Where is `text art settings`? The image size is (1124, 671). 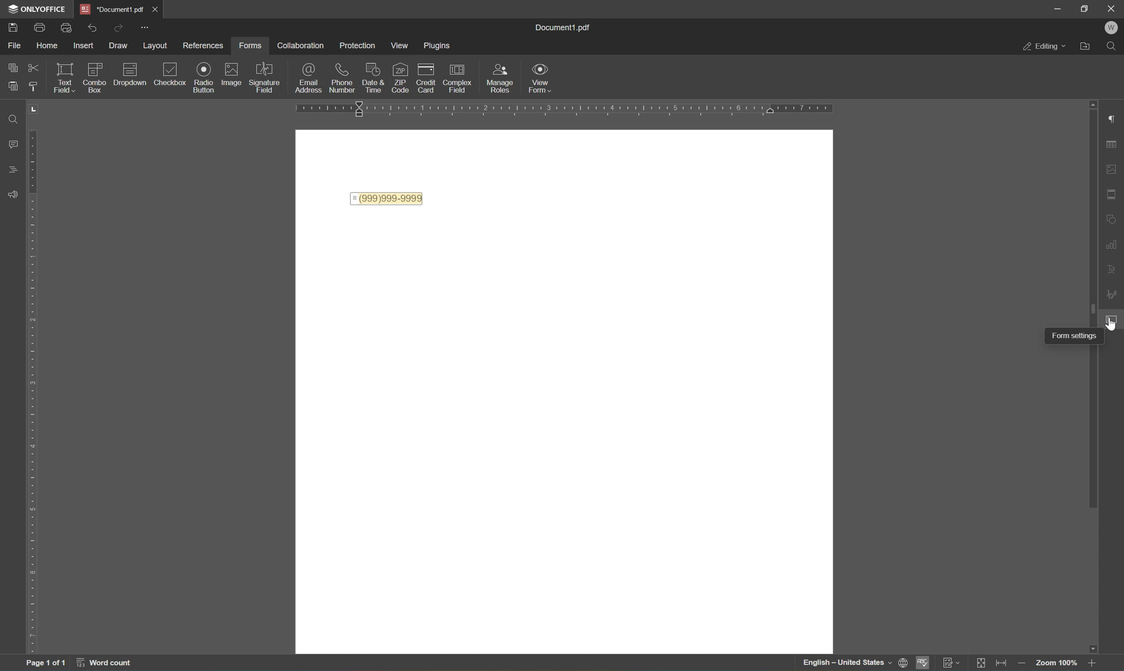
text art settings is located at coordinates (1115, 268).